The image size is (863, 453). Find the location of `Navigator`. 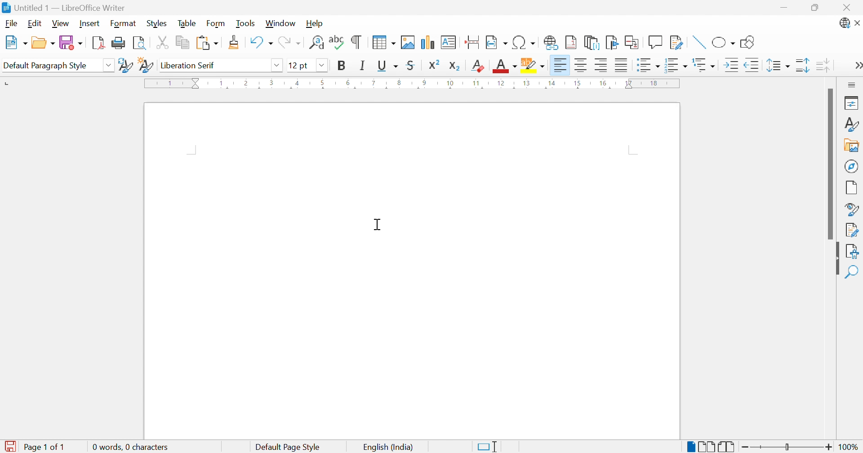

Navigator is located at coordinates (852, 166).